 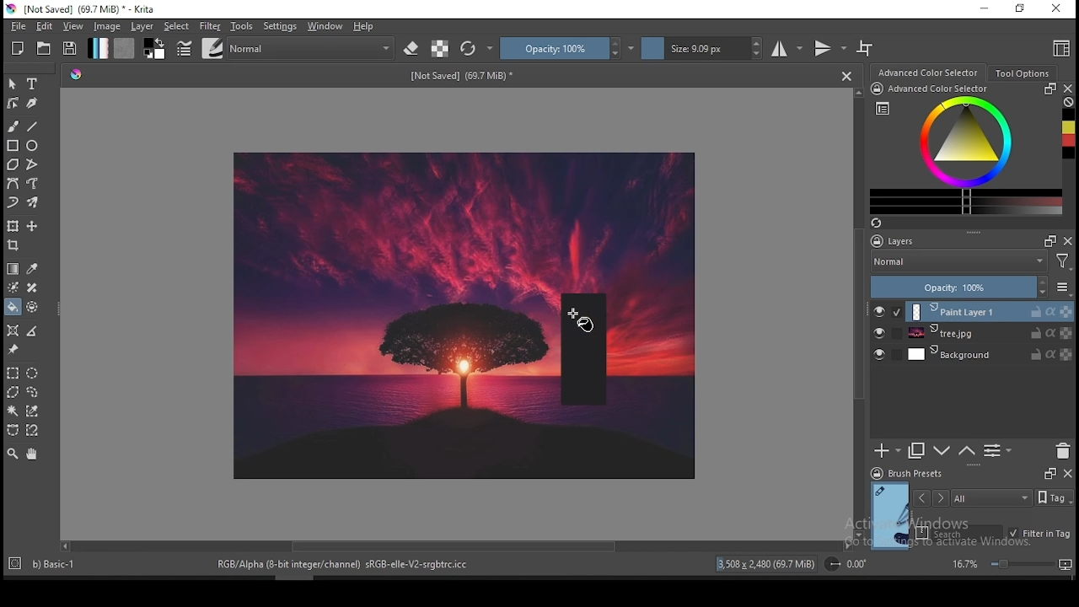 What do you see at coordinates (990, 355) in the screenshot?
I see `layer` at bounding box center [990, 355].